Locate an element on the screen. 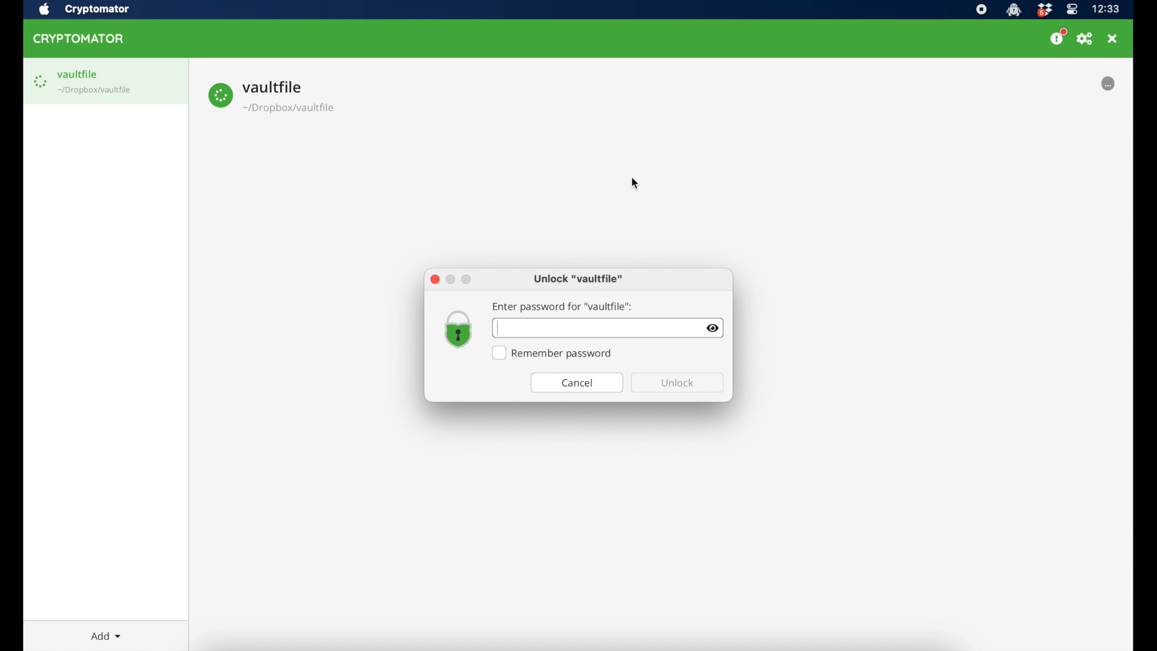 The height and width of the screenshot is (651, 1157). unlock "vaultfile" is located at coordinates (579, 279).